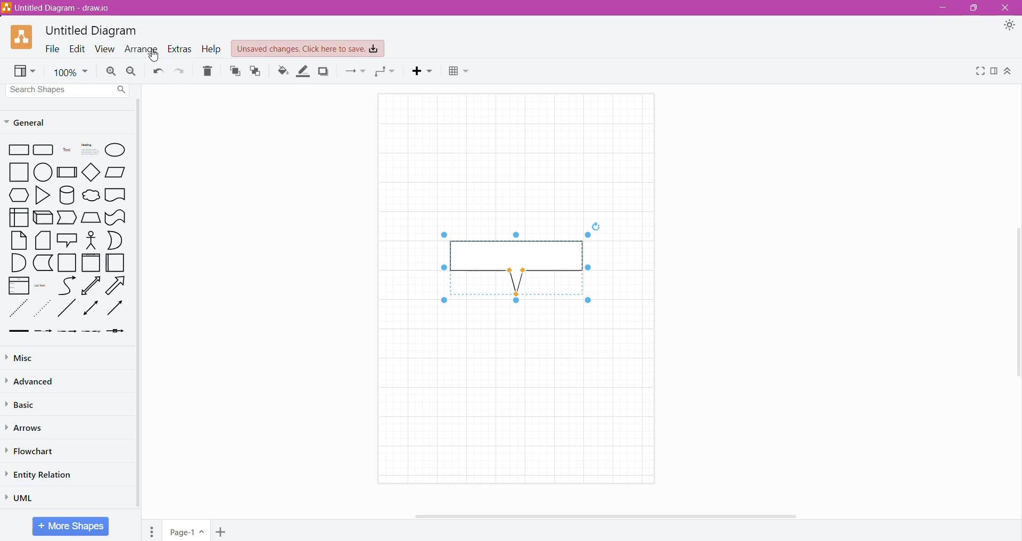 The image size is (1022, 541). I want to click on Stick Figure, so click(91, 240).